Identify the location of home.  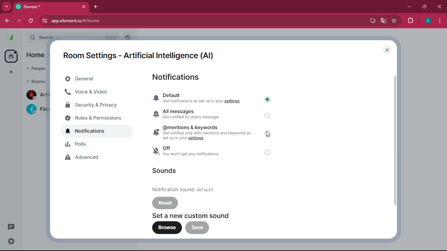
(35, 55).